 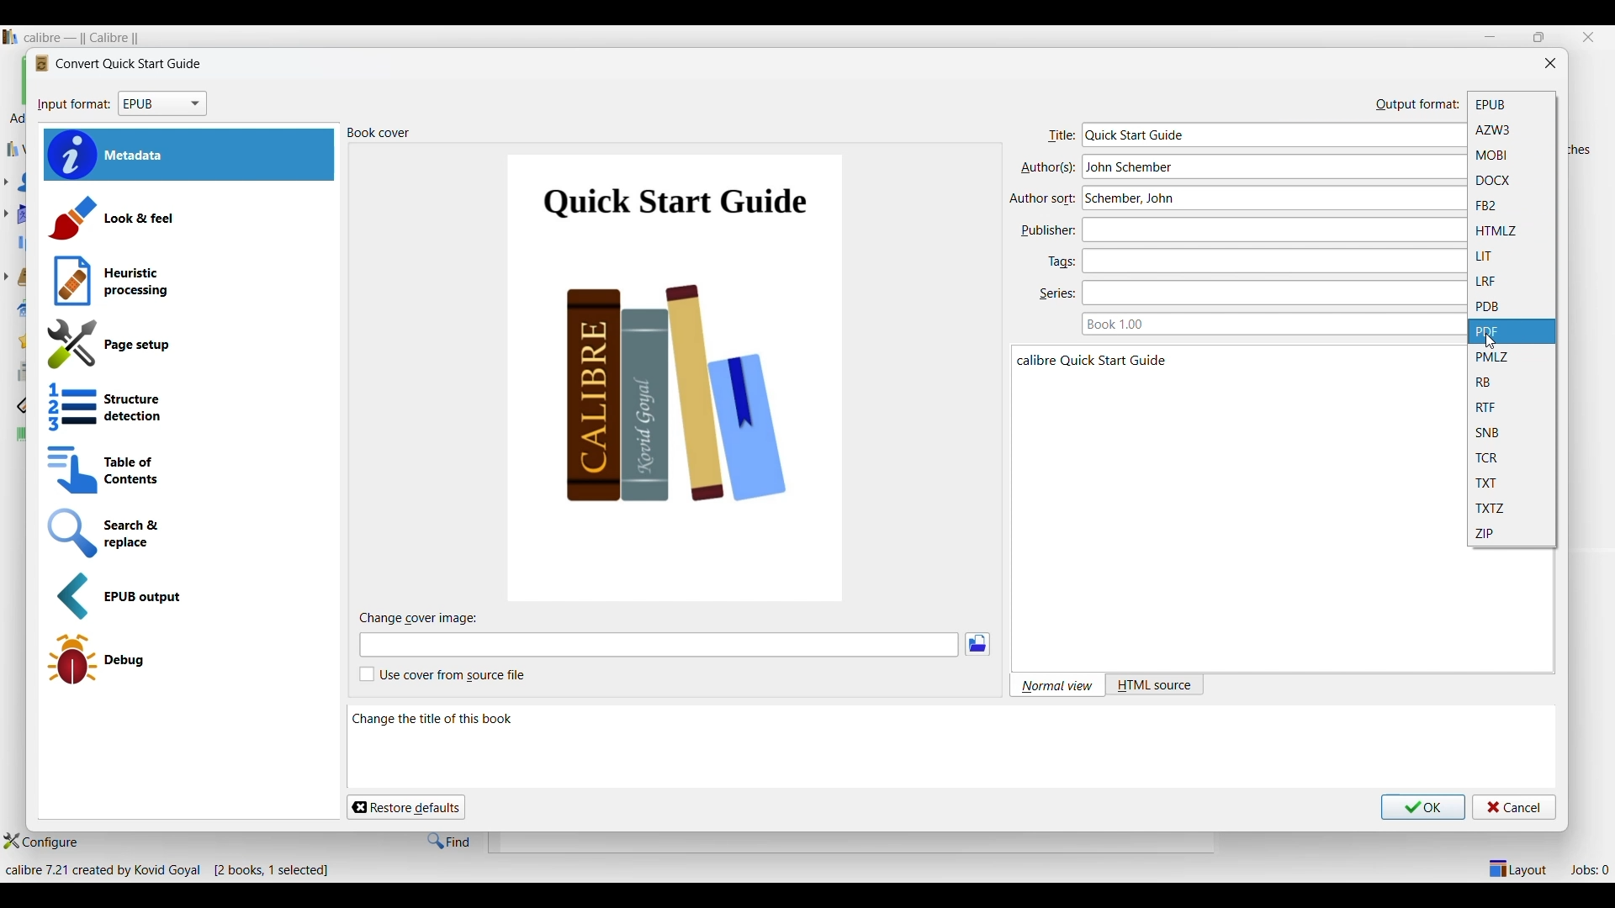 What do you see at coordinates (1512, 408) in the screenshot?
I see `RTF` at bounding box center [1512, 408].